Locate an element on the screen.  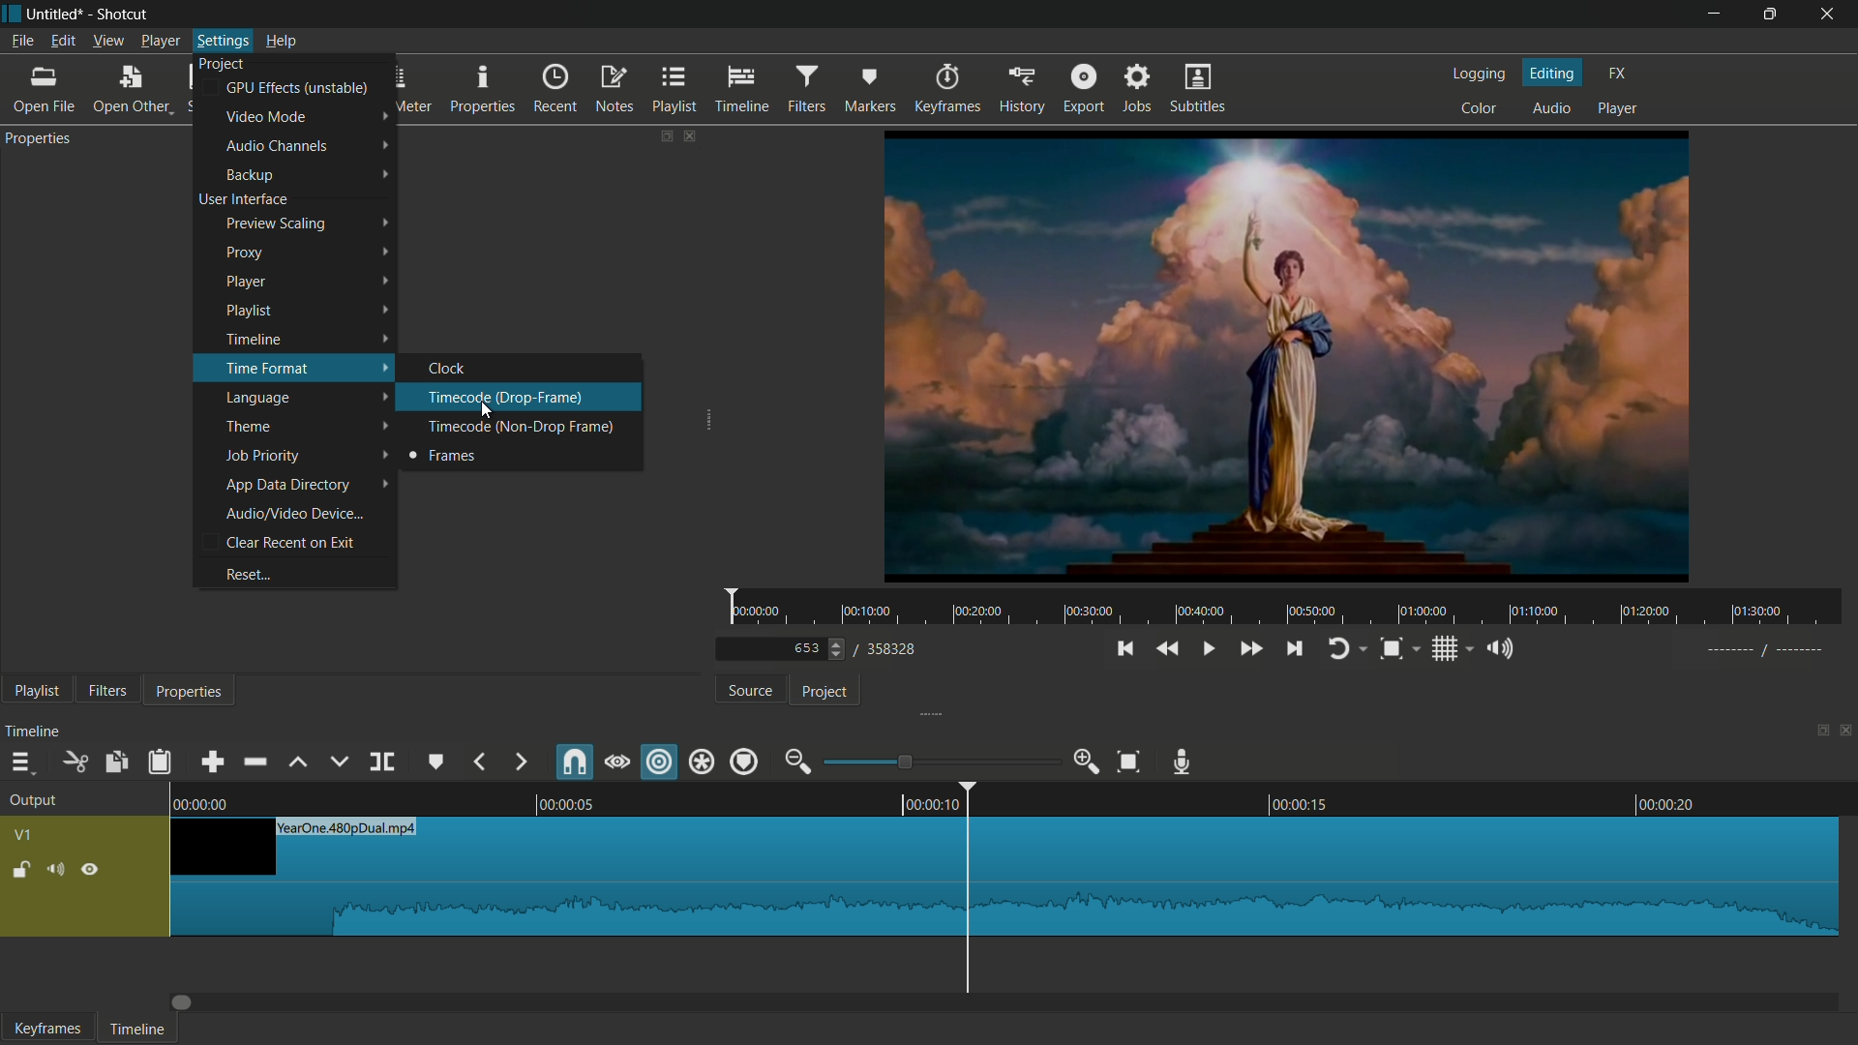
video in timeline is located at coordinates (1008, 879).